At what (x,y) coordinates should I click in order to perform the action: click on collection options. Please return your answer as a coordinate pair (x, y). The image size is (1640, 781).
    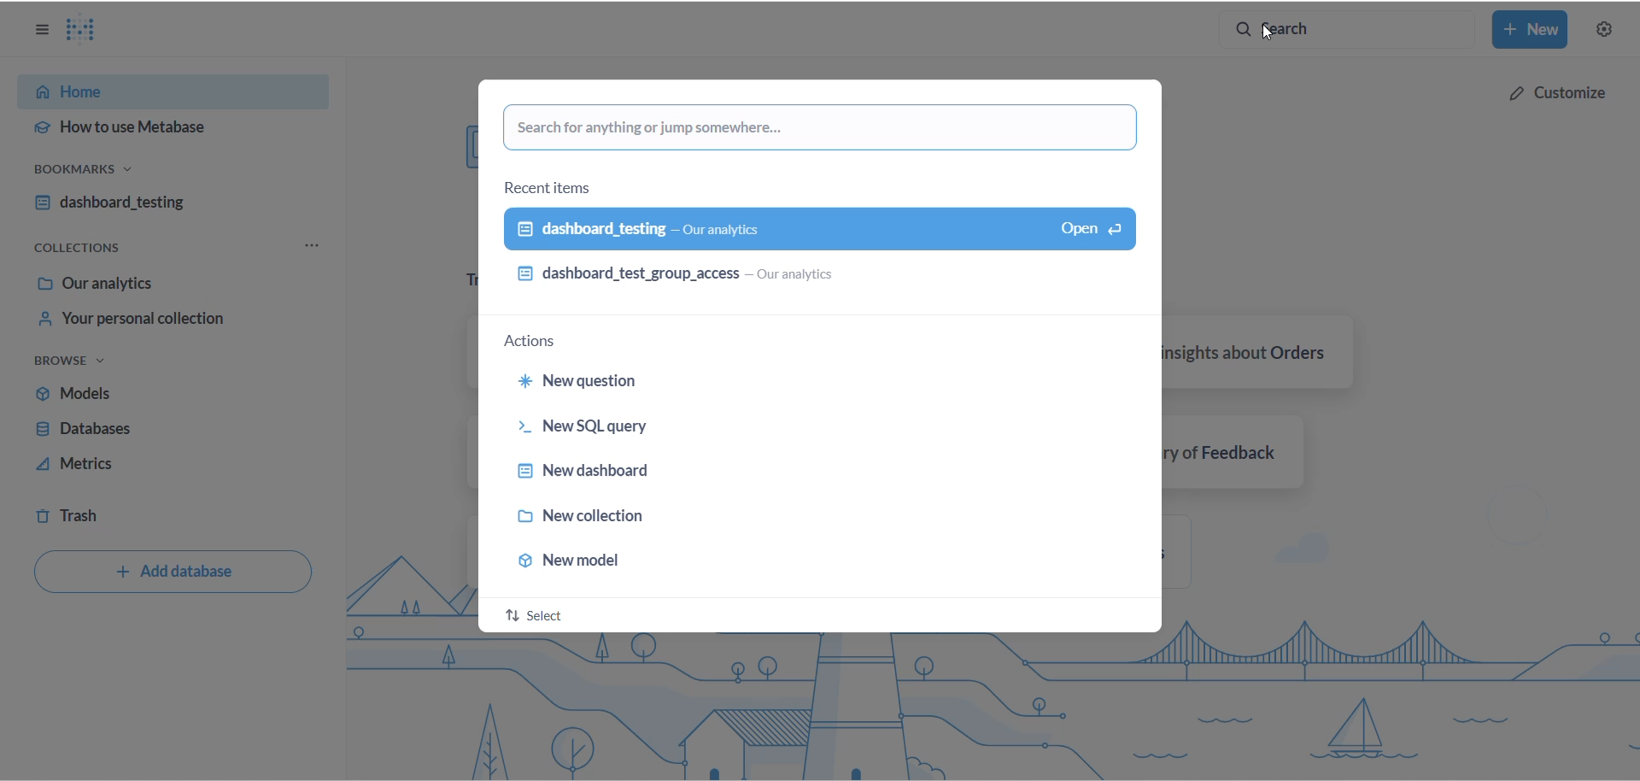
    Looking at the image, I should click on (310, 247).